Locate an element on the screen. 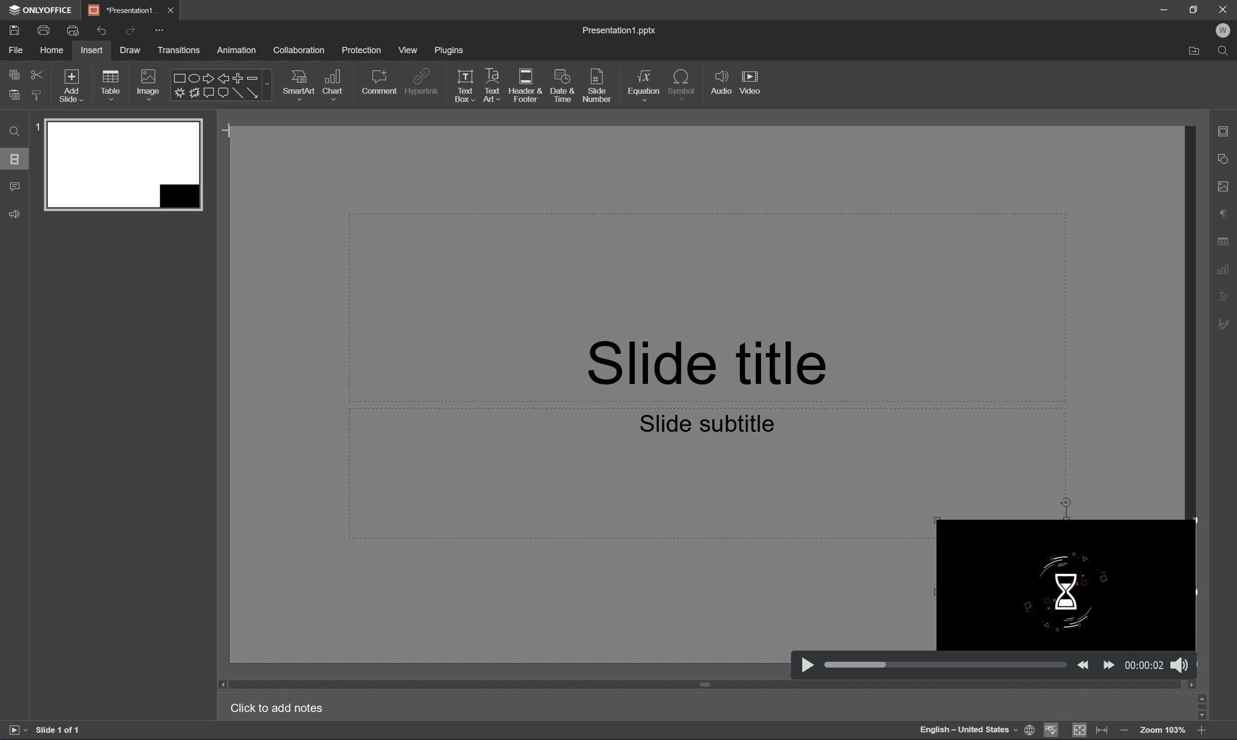 Image resolution: width=1237 pixels, height=740 pixels. 1 is located at coordinates (38, 126).